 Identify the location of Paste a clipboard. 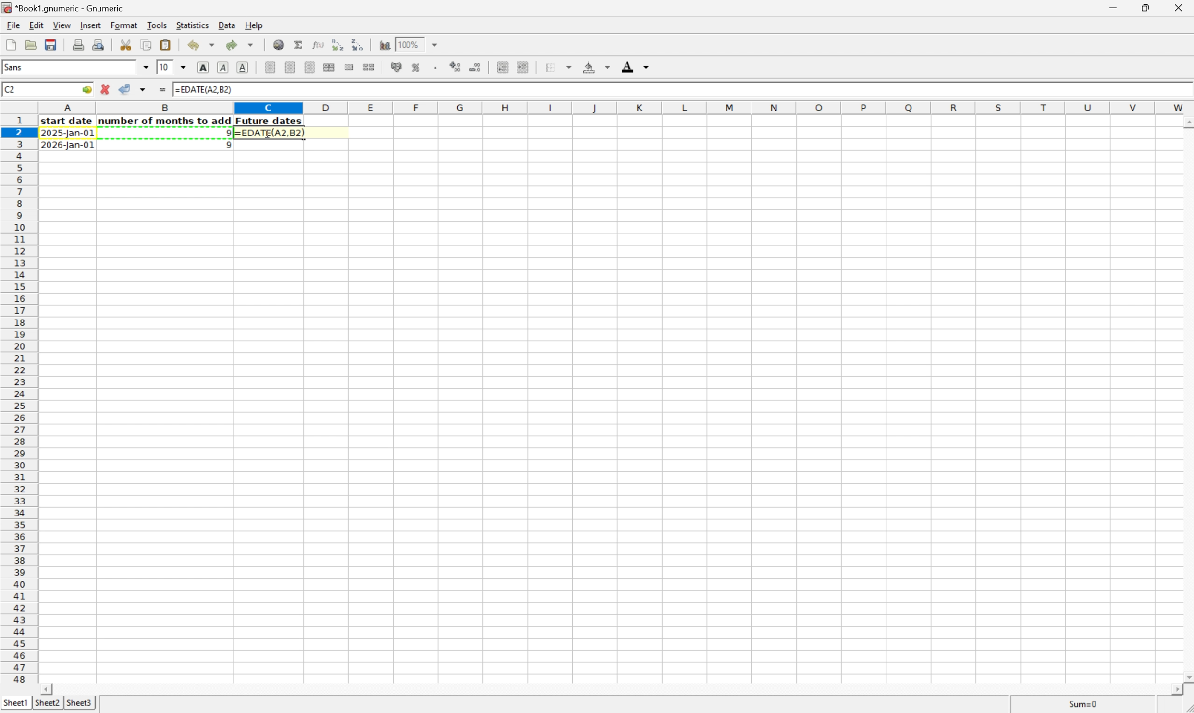
(167, 45).